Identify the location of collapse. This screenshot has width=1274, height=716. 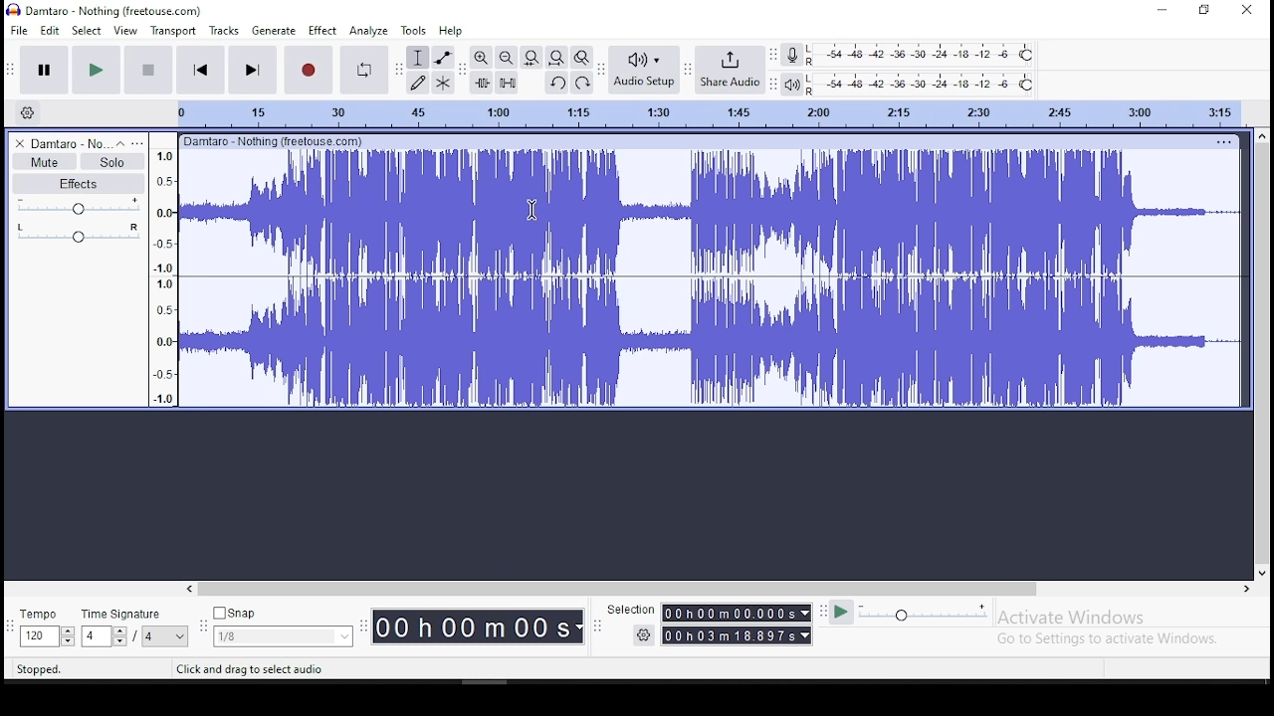
(120, 142).